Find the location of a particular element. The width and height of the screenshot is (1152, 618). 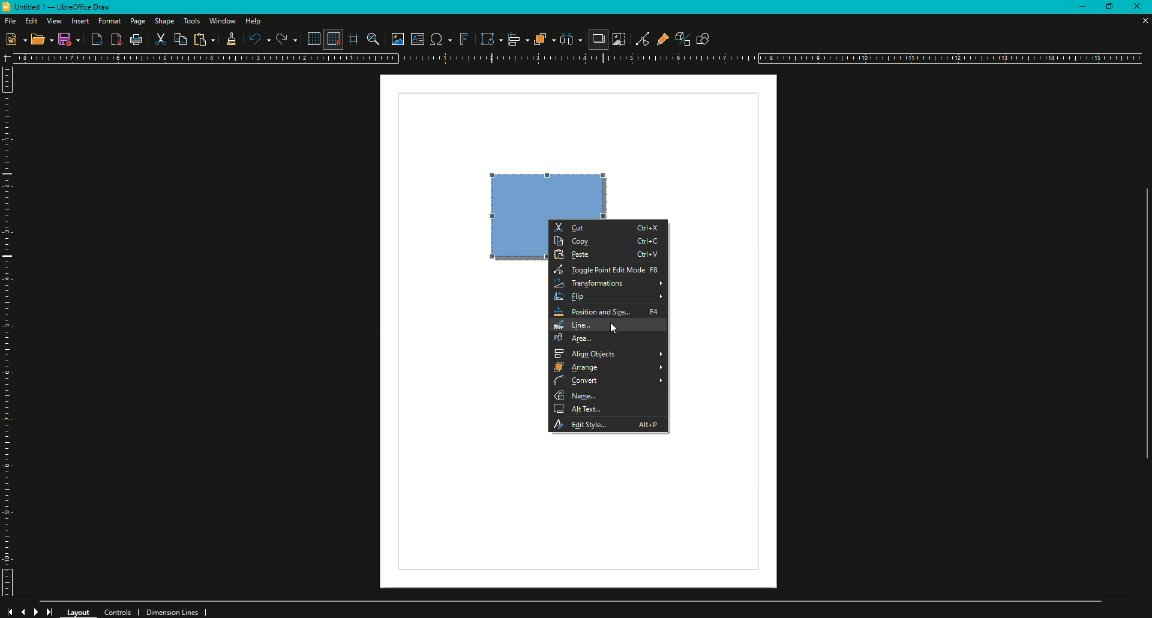

Paste is located at coordinates (204, 40).